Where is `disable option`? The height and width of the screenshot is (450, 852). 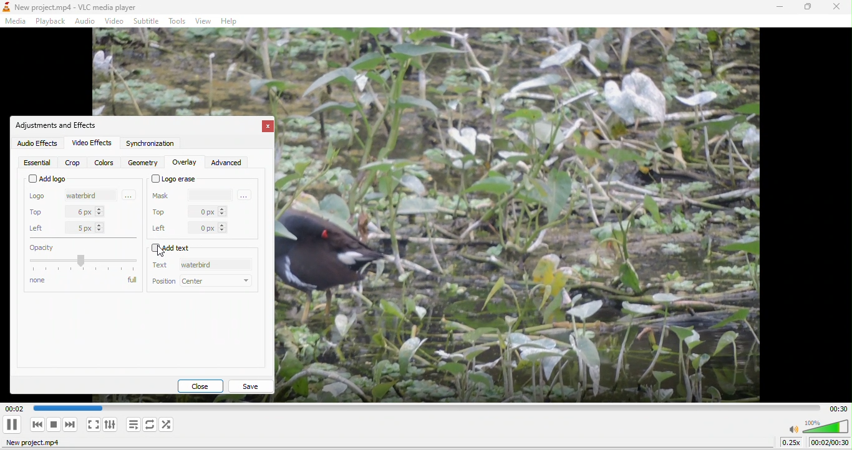 disable option is located at coordinates (184, 248).